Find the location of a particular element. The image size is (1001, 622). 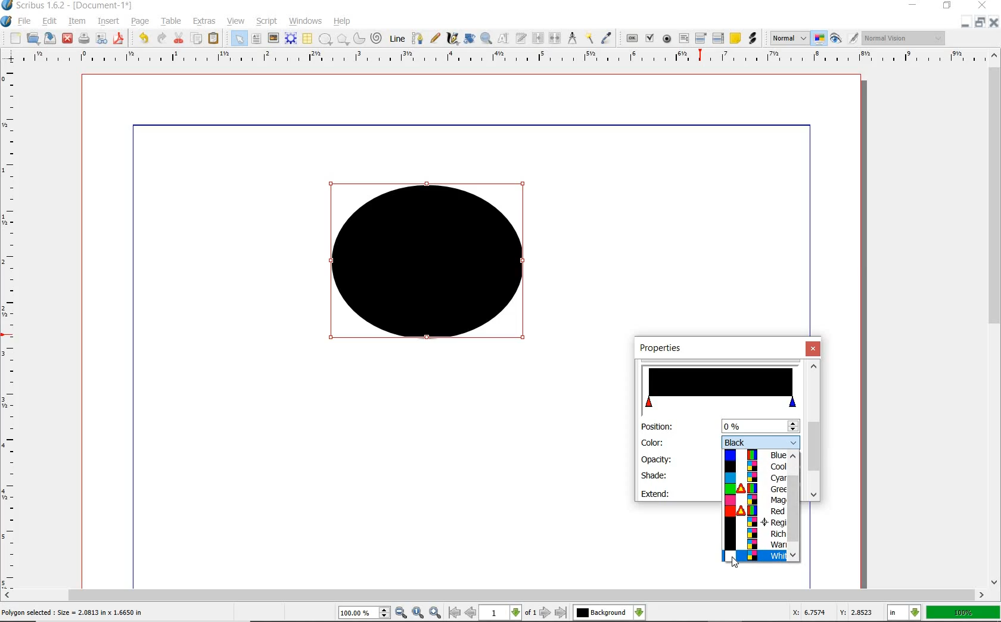

RENDER FRAME is located at coordinates (290, 38).